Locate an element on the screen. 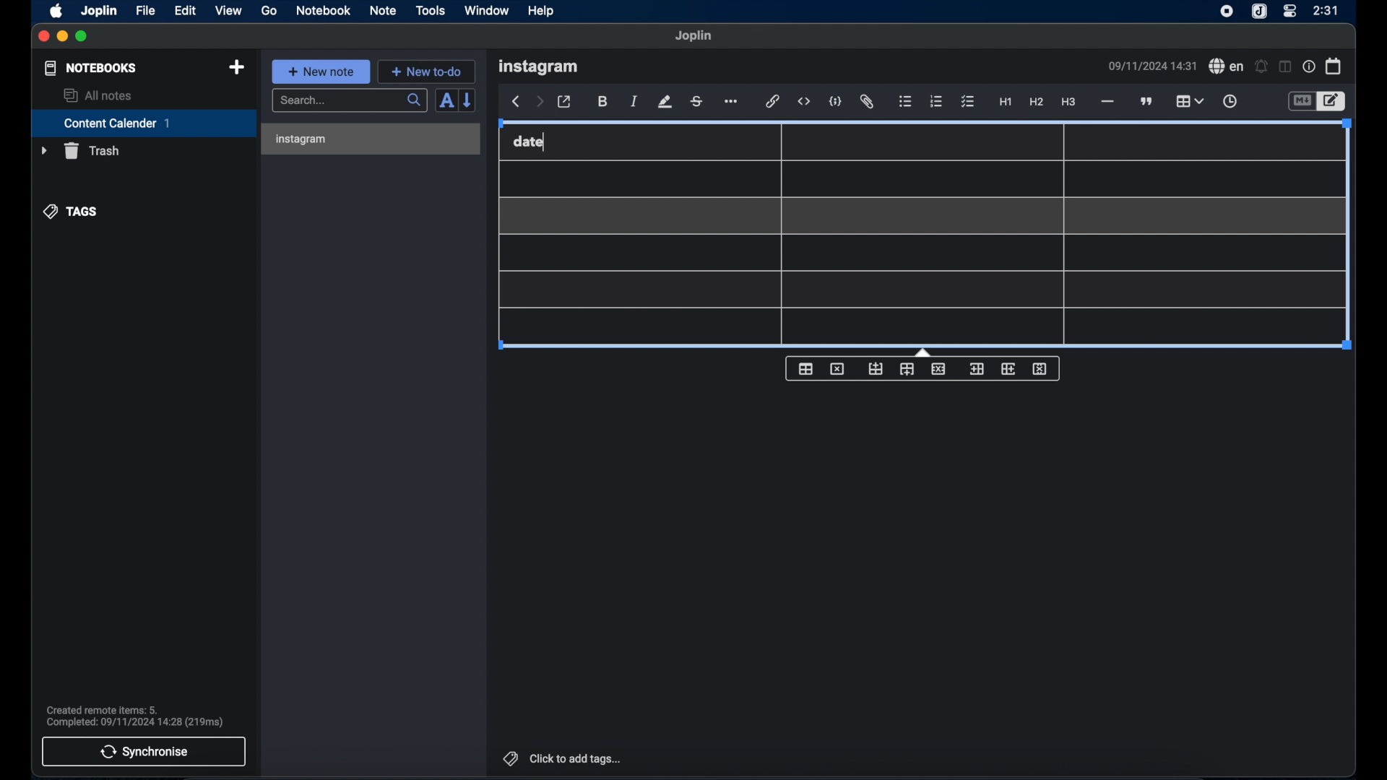  inline code is located at coordinates (804, 102).